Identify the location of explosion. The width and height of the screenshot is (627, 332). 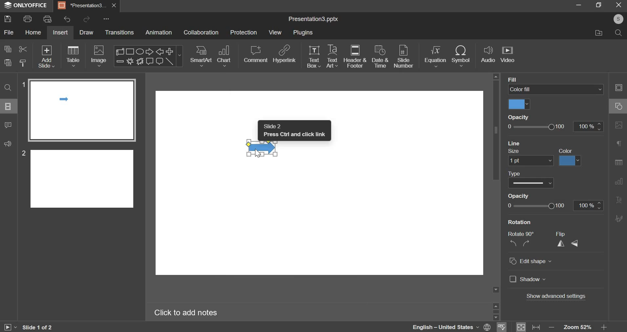
(129, 61).